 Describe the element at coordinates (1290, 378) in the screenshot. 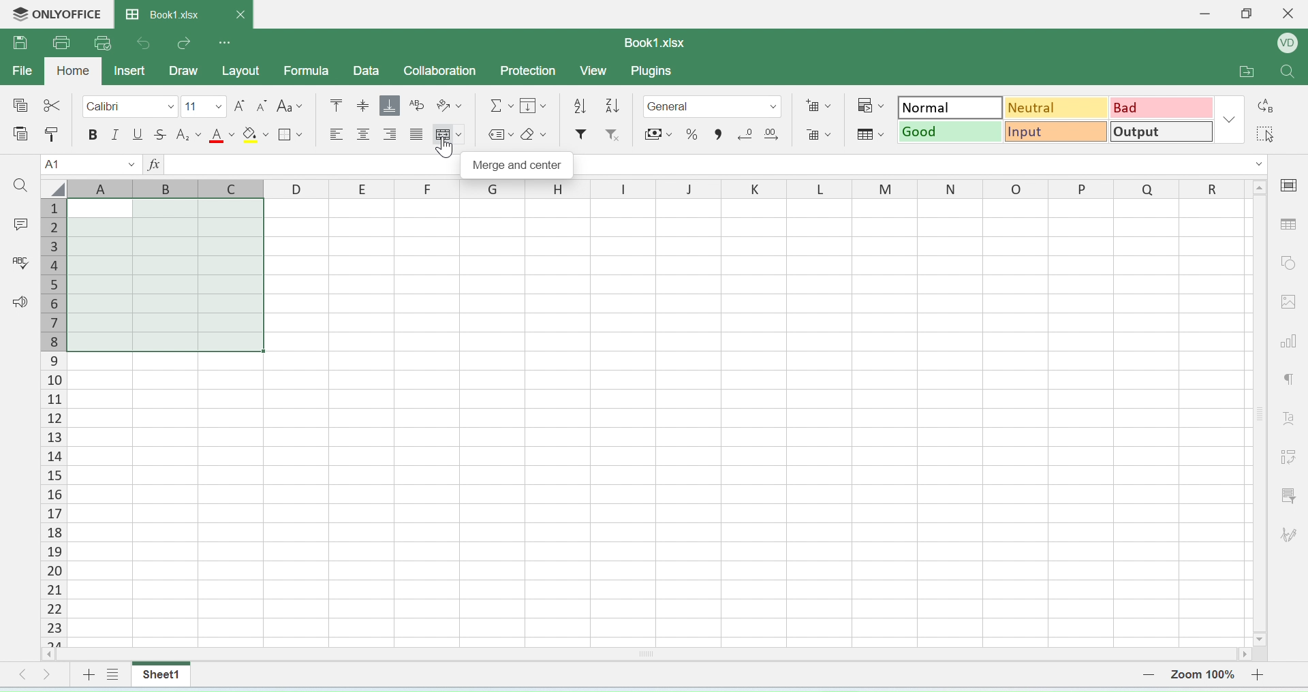

I see `paragraph` at that location.